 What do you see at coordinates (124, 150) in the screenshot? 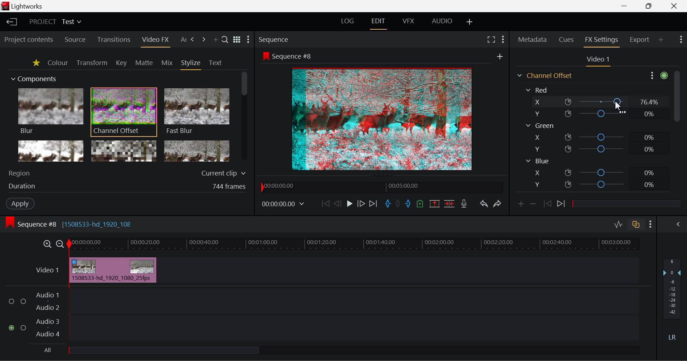
I see `Mosaic` at bounding box center [124, 150].